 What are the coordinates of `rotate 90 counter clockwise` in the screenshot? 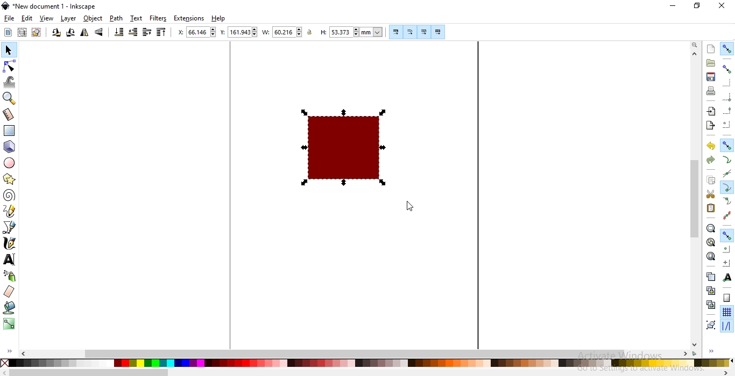 It's located at (55, 33).